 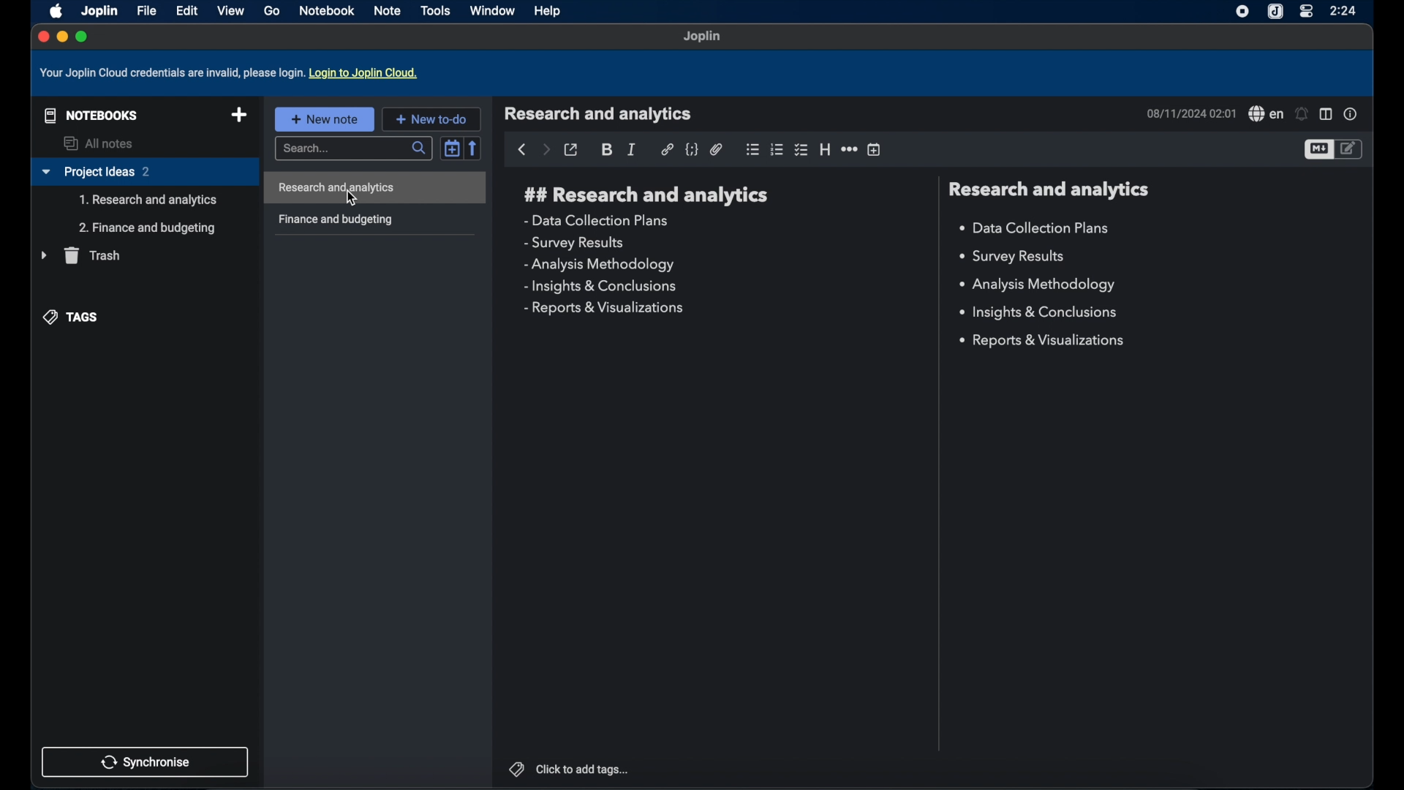 I want to click on project ideas 2, so click(x=144, y=173).